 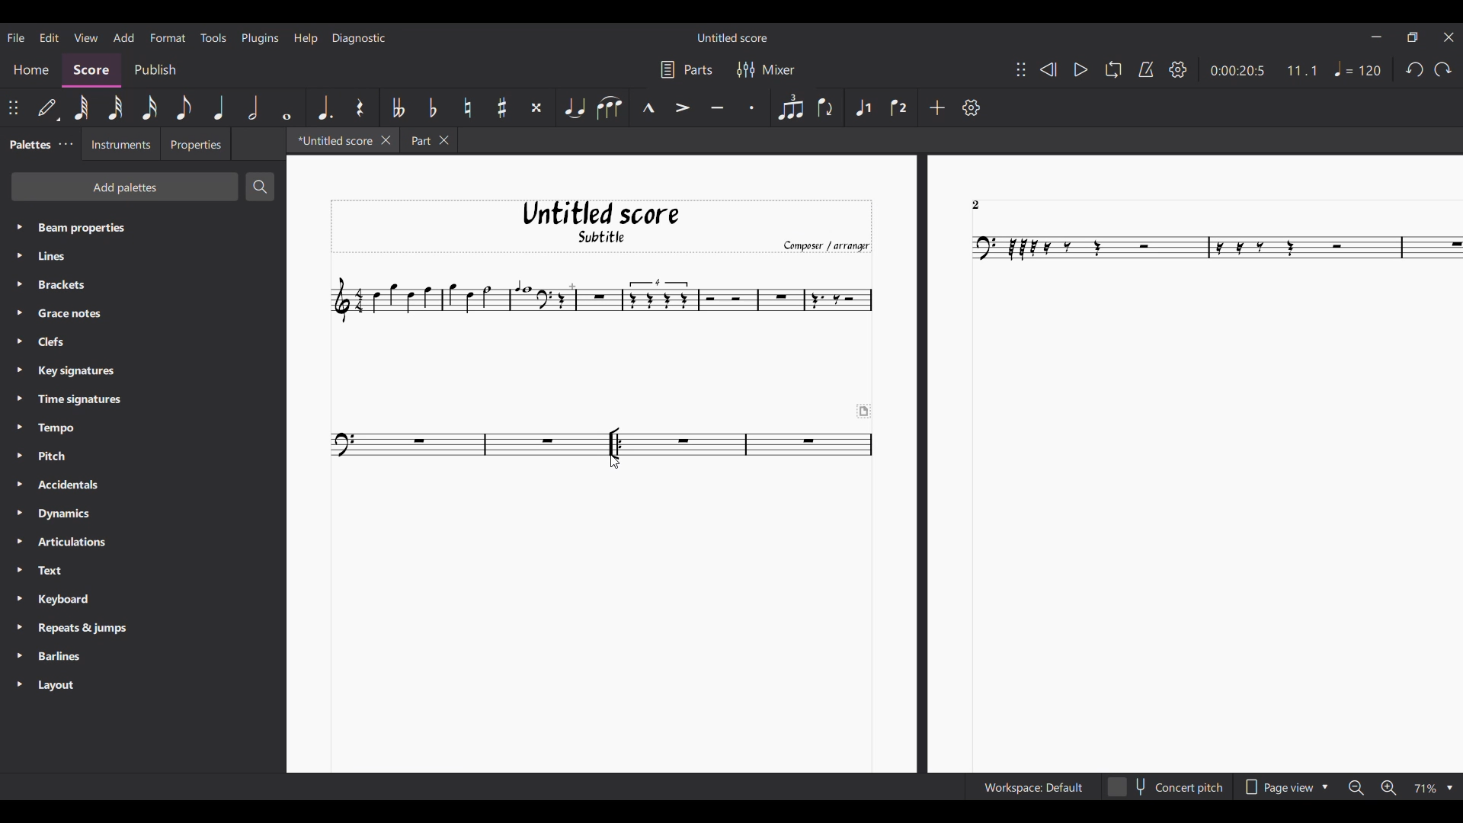 What do you see at coordinates (155, 70) in the screenshot?
I see `Publish` at bounding box center [155, 70].